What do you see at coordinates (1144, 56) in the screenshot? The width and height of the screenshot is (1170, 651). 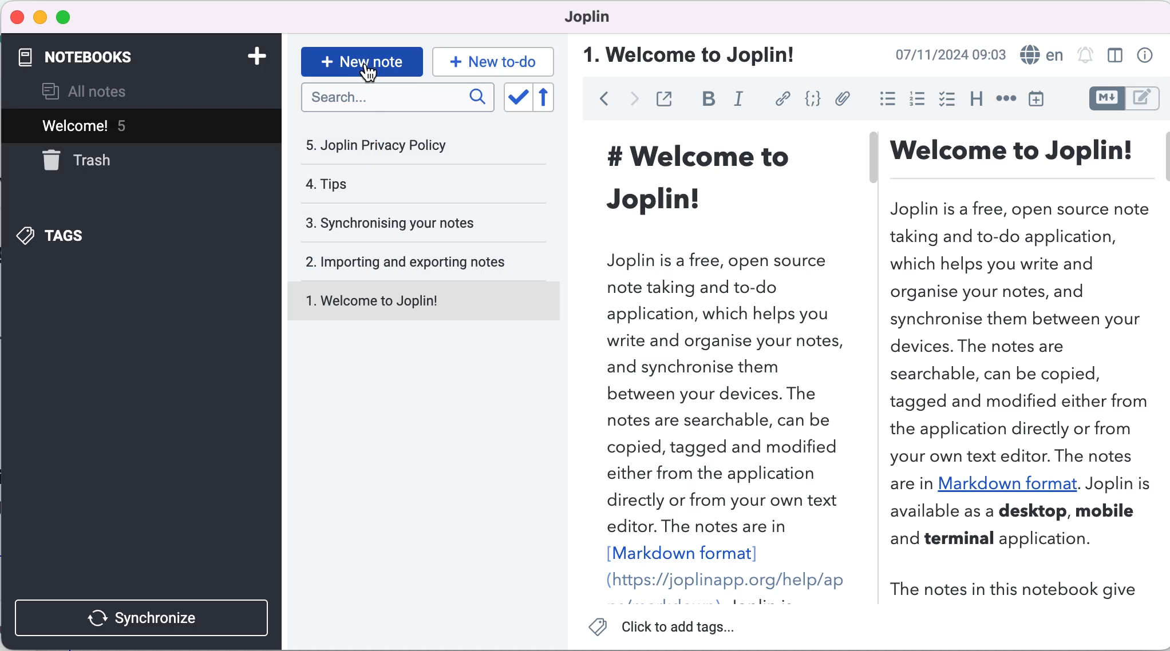 I see `note properties` at bounding box center [1144, 56].